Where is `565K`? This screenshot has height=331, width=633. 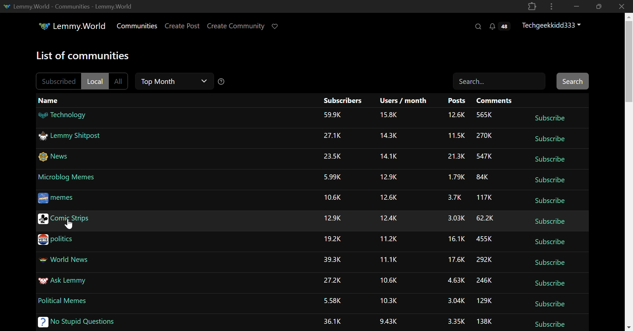 565K is located at coordinates (486, 115).